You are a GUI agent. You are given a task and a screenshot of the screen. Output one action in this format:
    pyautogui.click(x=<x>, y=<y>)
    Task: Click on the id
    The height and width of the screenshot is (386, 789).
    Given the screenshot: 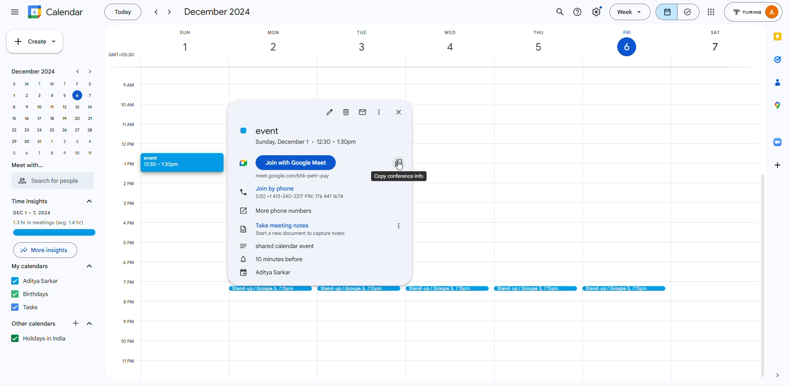 What is the action you would take?
    pyautogui.click(x=266, y=273)
    